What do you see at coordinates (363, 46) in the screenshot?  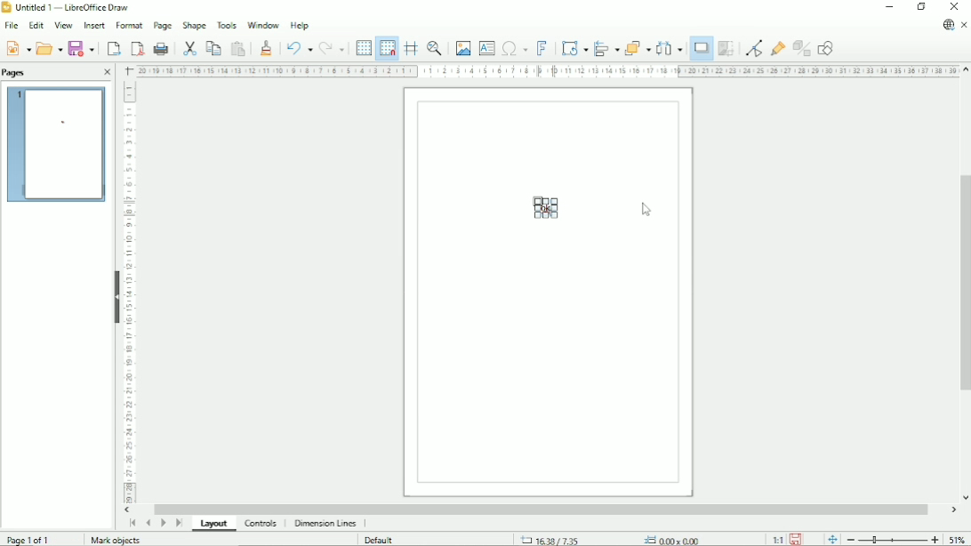 I see `Display grid` at bounding box center [363, 46].